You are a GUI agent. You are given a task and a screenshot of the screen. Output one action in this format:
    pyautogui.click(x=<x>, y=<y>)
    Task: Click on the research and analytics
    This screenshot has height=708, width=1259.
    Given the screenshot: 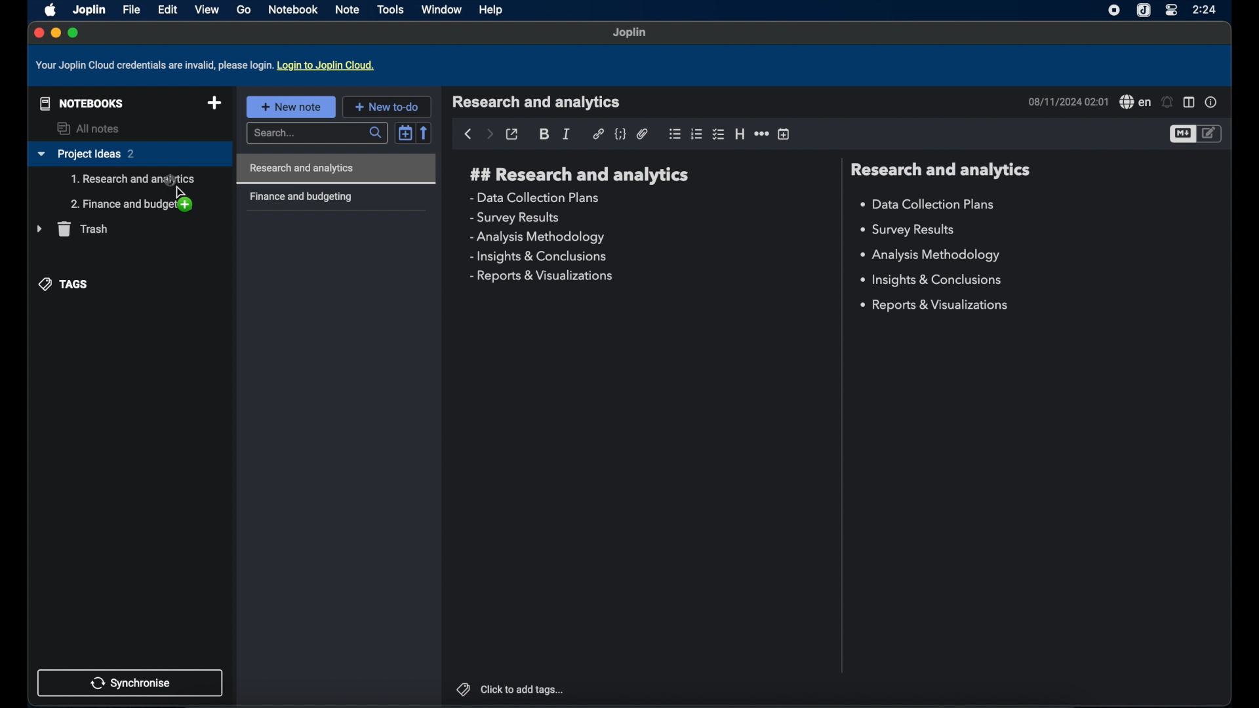 What is the action you would take?
    pyautogui.click(x=940, y=170)
    